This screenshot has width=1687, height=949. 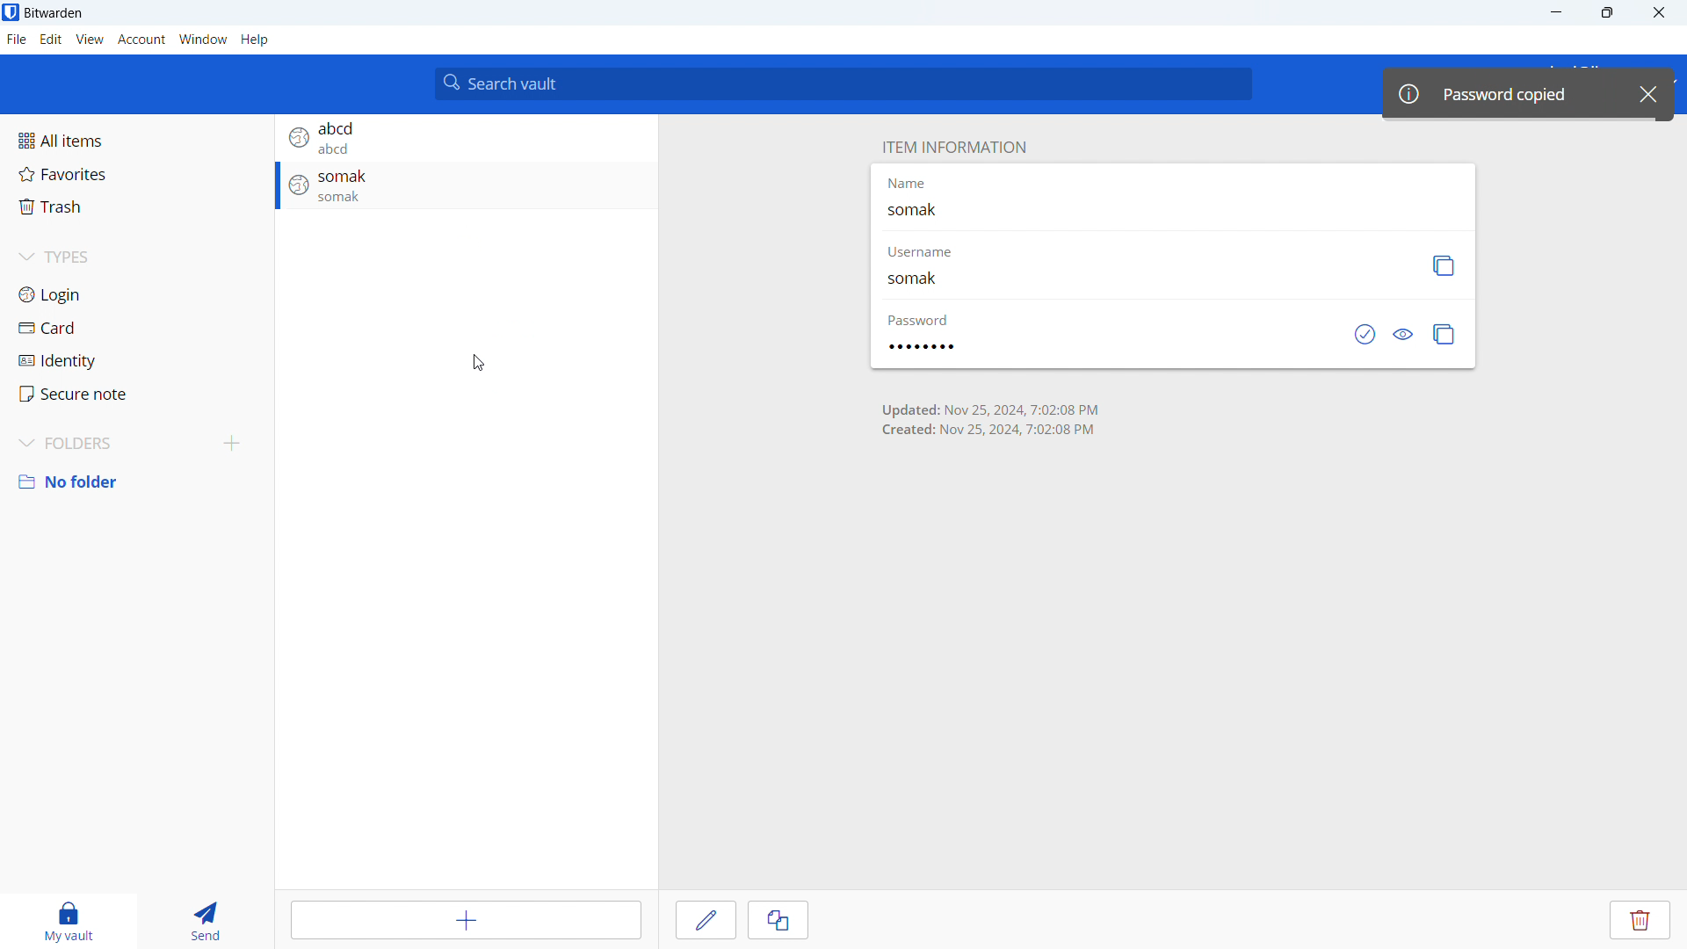 What do you see at coordinates (1444, 266) in the screenshot?
I see `copy username` at bounding box center [1444, 266].